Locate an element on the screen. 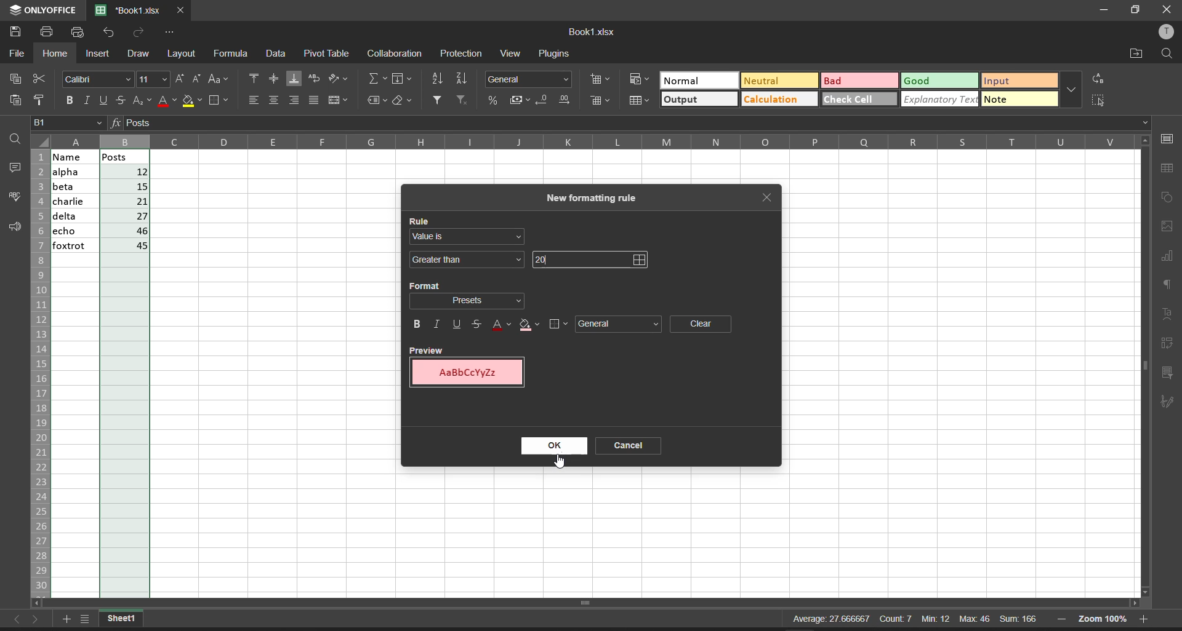 Image resolution: width=1182 pixels, height=631 pixels. value is is located at coordinates (469, 238).